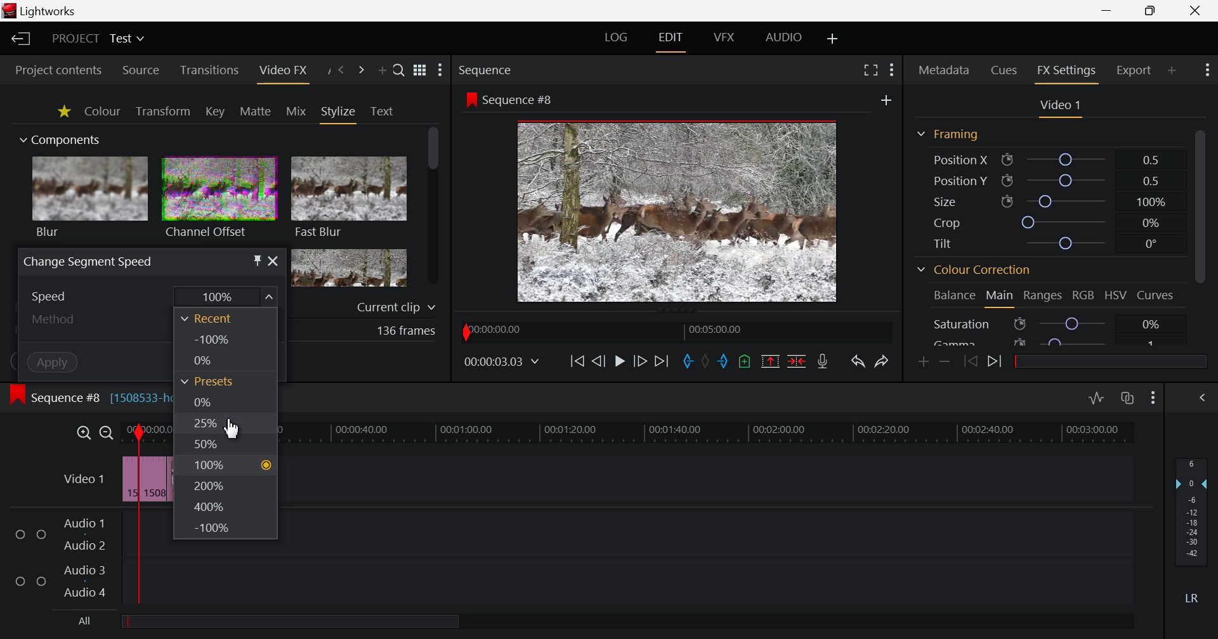 The width and height of the screenshot is (1218, 639). Describe the element at coordinates (219, 199) in the screenshot. I see `Channel Offset` at that location.